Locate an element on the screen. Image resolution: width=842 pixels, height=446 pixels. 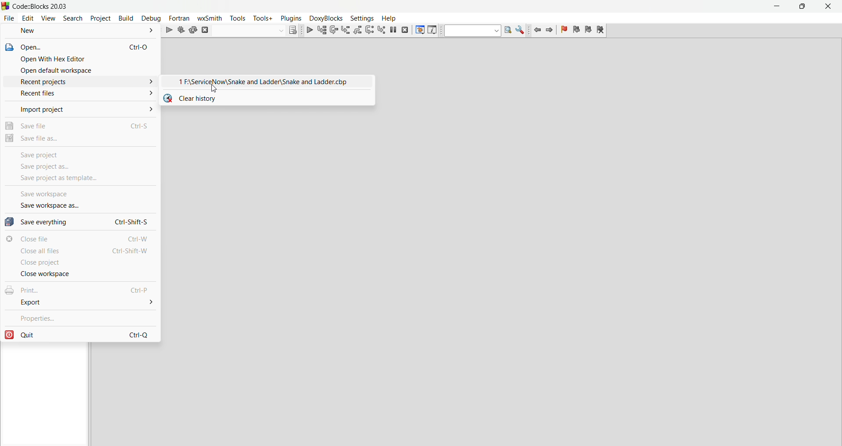
debug is located at coordinates (151, 18).